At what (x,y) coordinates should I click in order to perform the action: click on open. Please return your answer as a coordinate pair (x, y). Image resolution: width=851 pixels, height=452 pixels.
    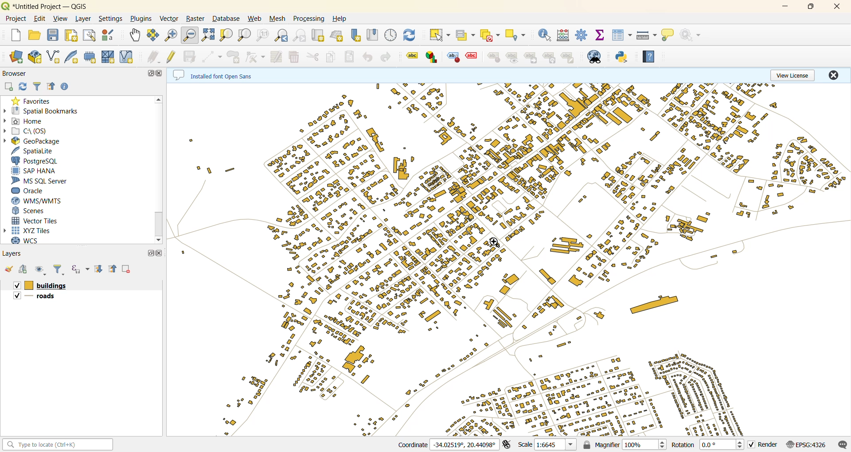
    Looking at the image, I should click on (34, 36).